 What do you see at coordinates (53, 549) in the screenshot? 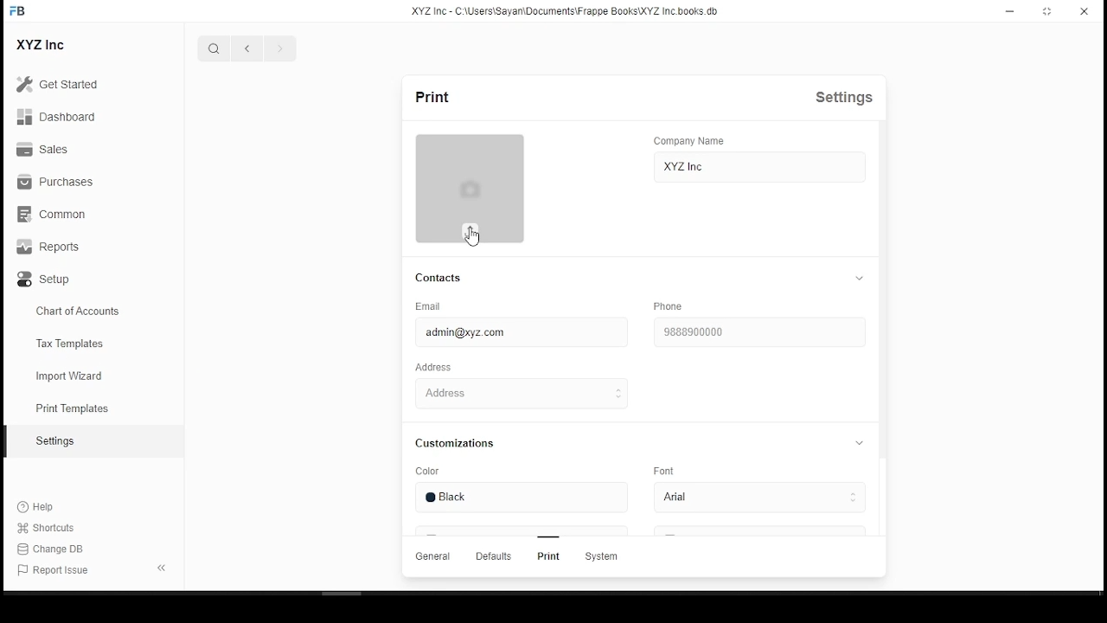
I see `Change DB` at bounding box center [53, 549].